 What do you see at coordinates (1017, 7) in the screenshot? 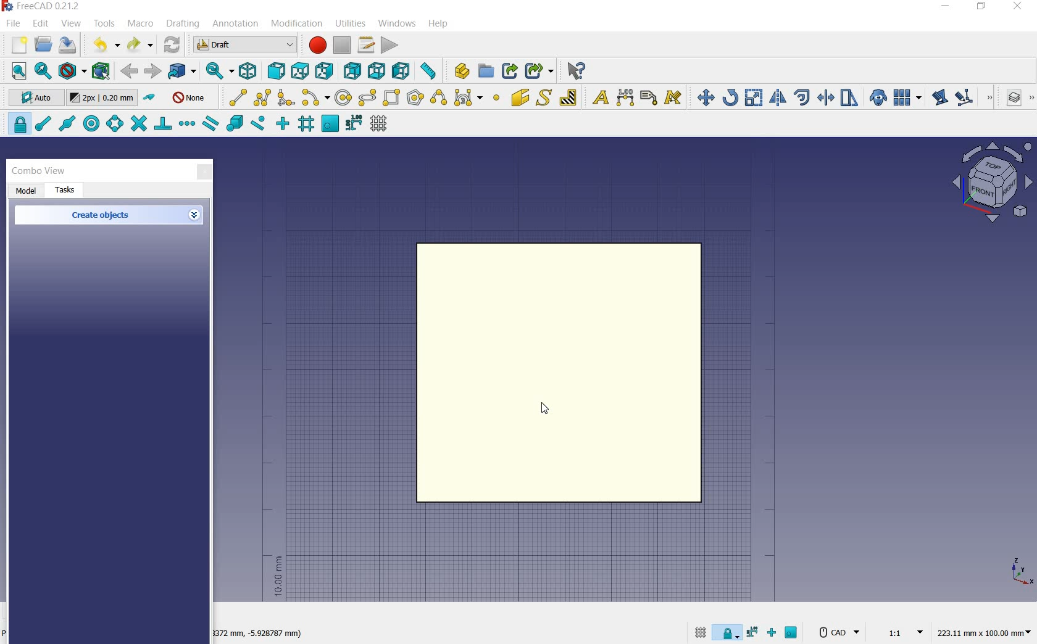
I see `close` at bounding box center [1017, 7].